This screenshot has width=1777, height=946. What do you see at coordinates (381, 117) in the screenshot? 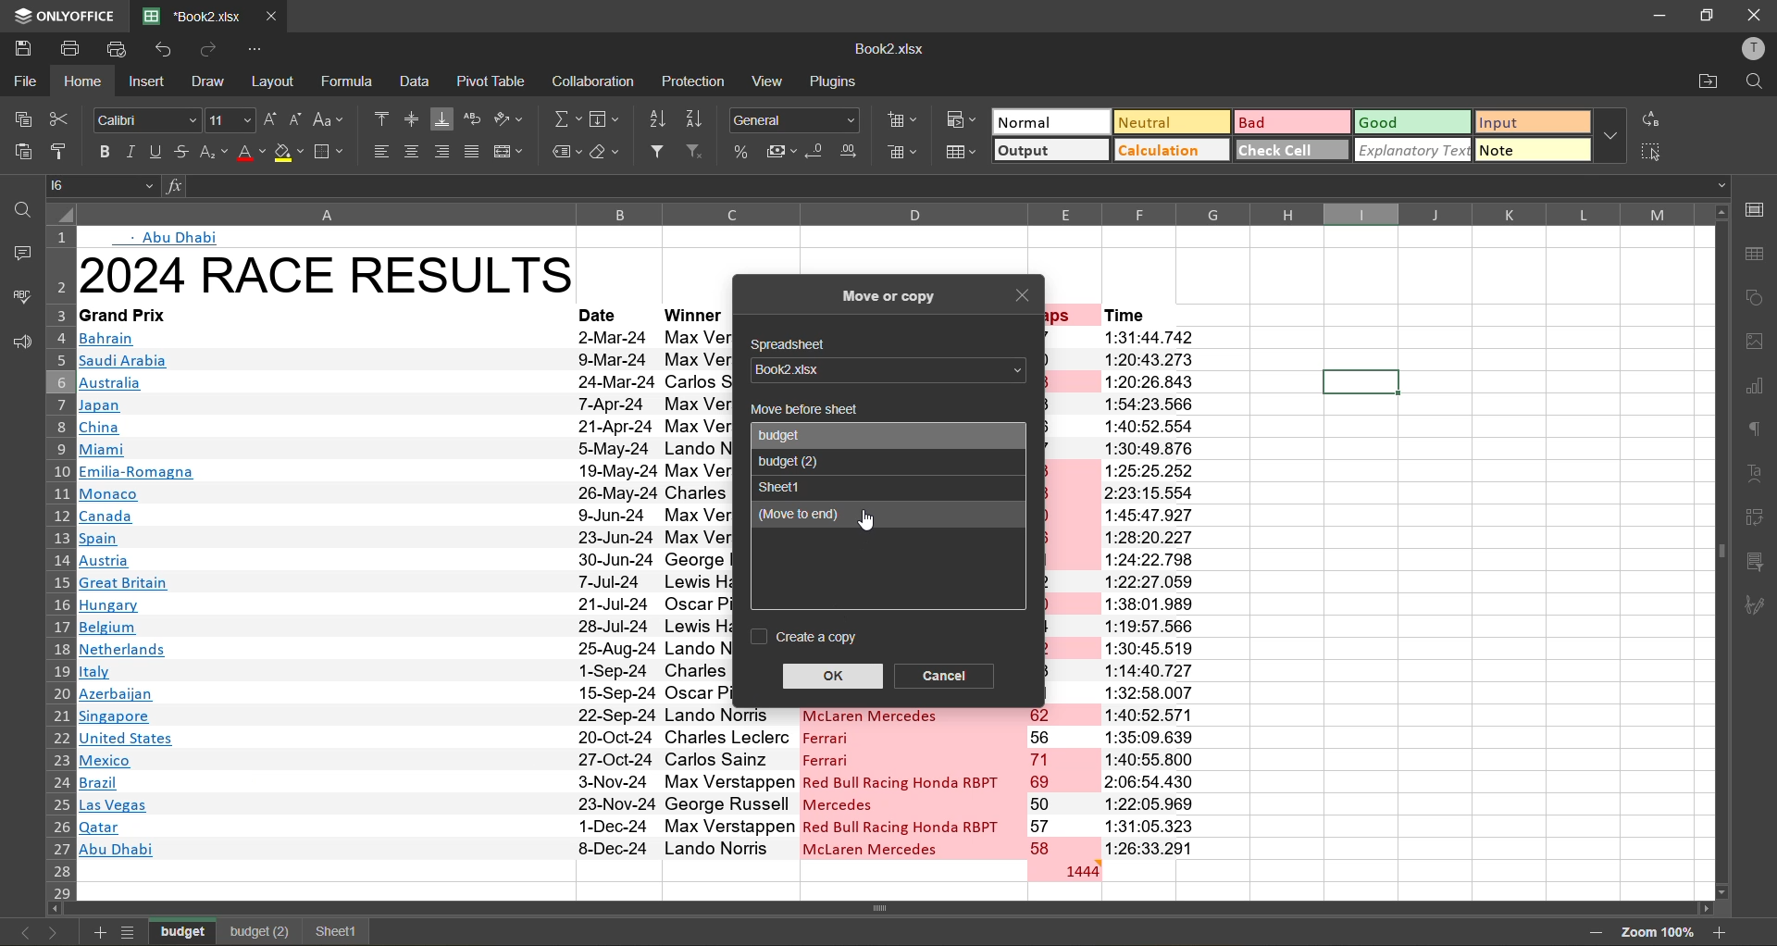
I see `align top` at bounding box center [381, 117].